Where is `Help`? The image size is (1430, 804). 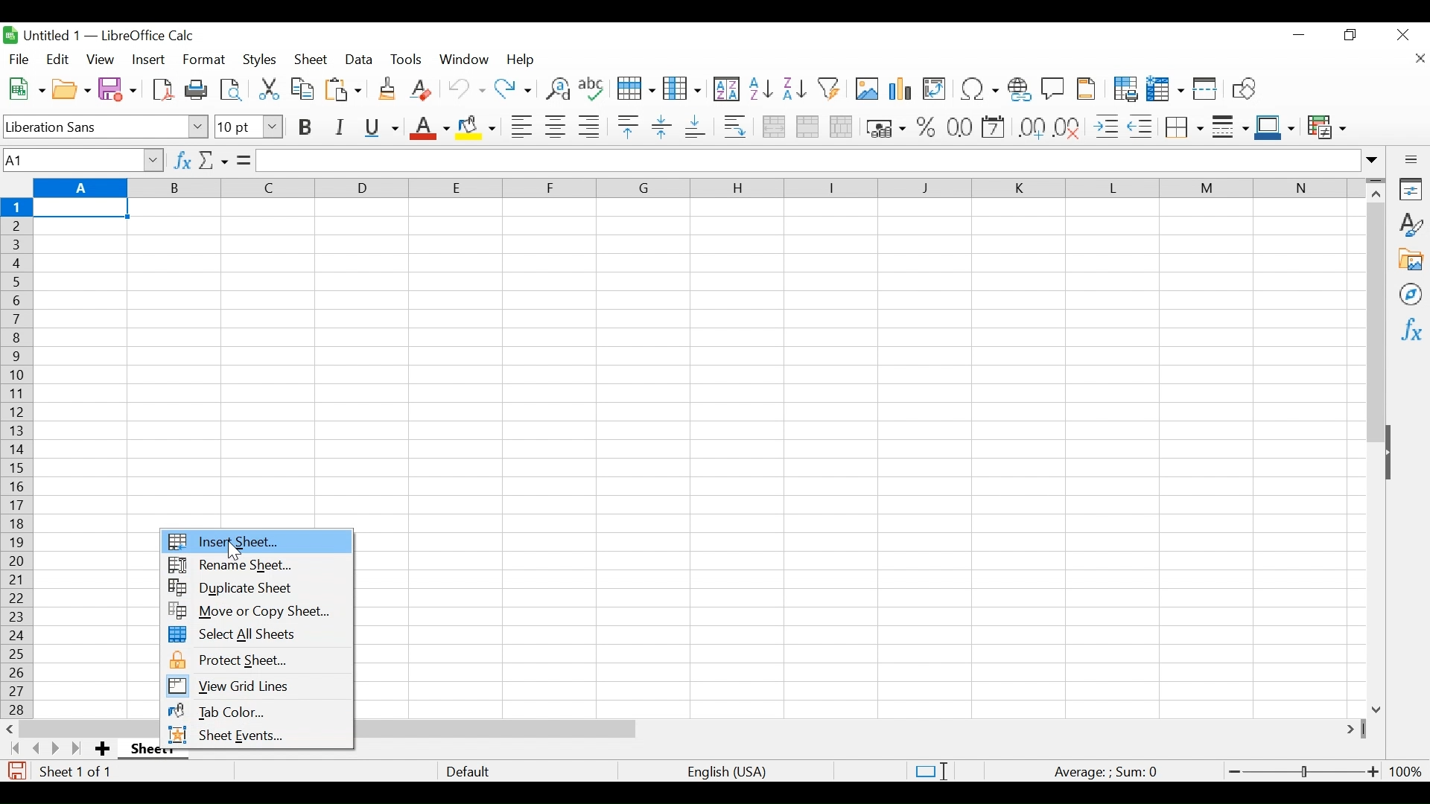 Help is located at coordinates (524, 61).